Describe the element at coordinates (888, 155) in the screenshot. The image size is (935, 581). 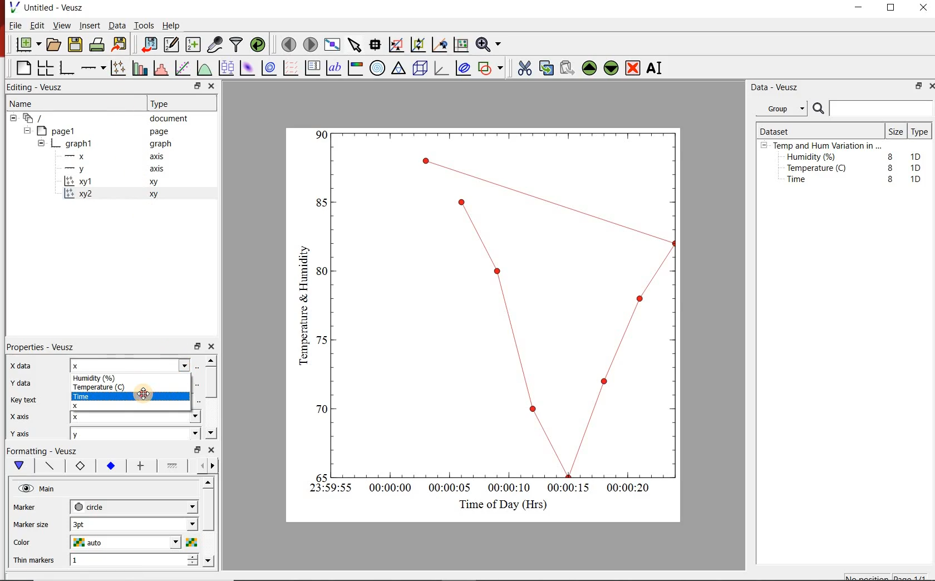
I see `8` at that location.